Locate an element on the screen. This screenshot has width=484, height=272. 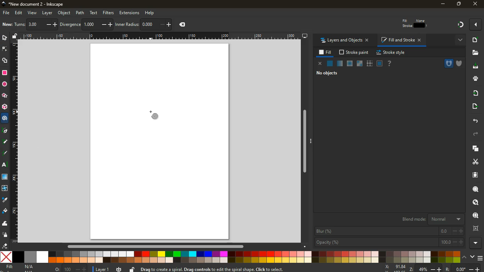
down is located at coordinates (473, 257).